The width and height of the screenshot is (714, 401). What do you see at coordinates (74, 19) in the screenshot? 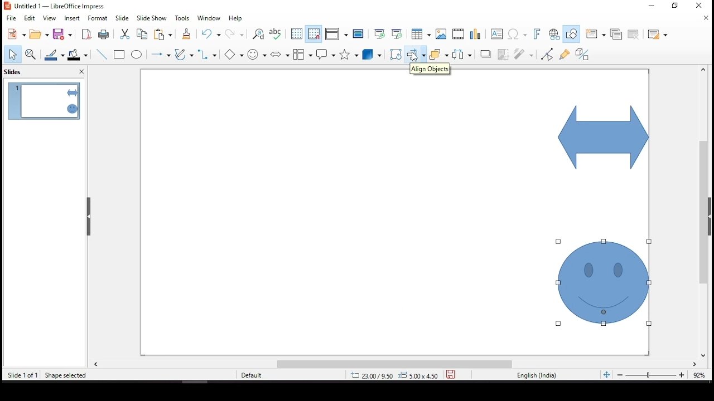
I see `insert` at bounding box center [74, 19].